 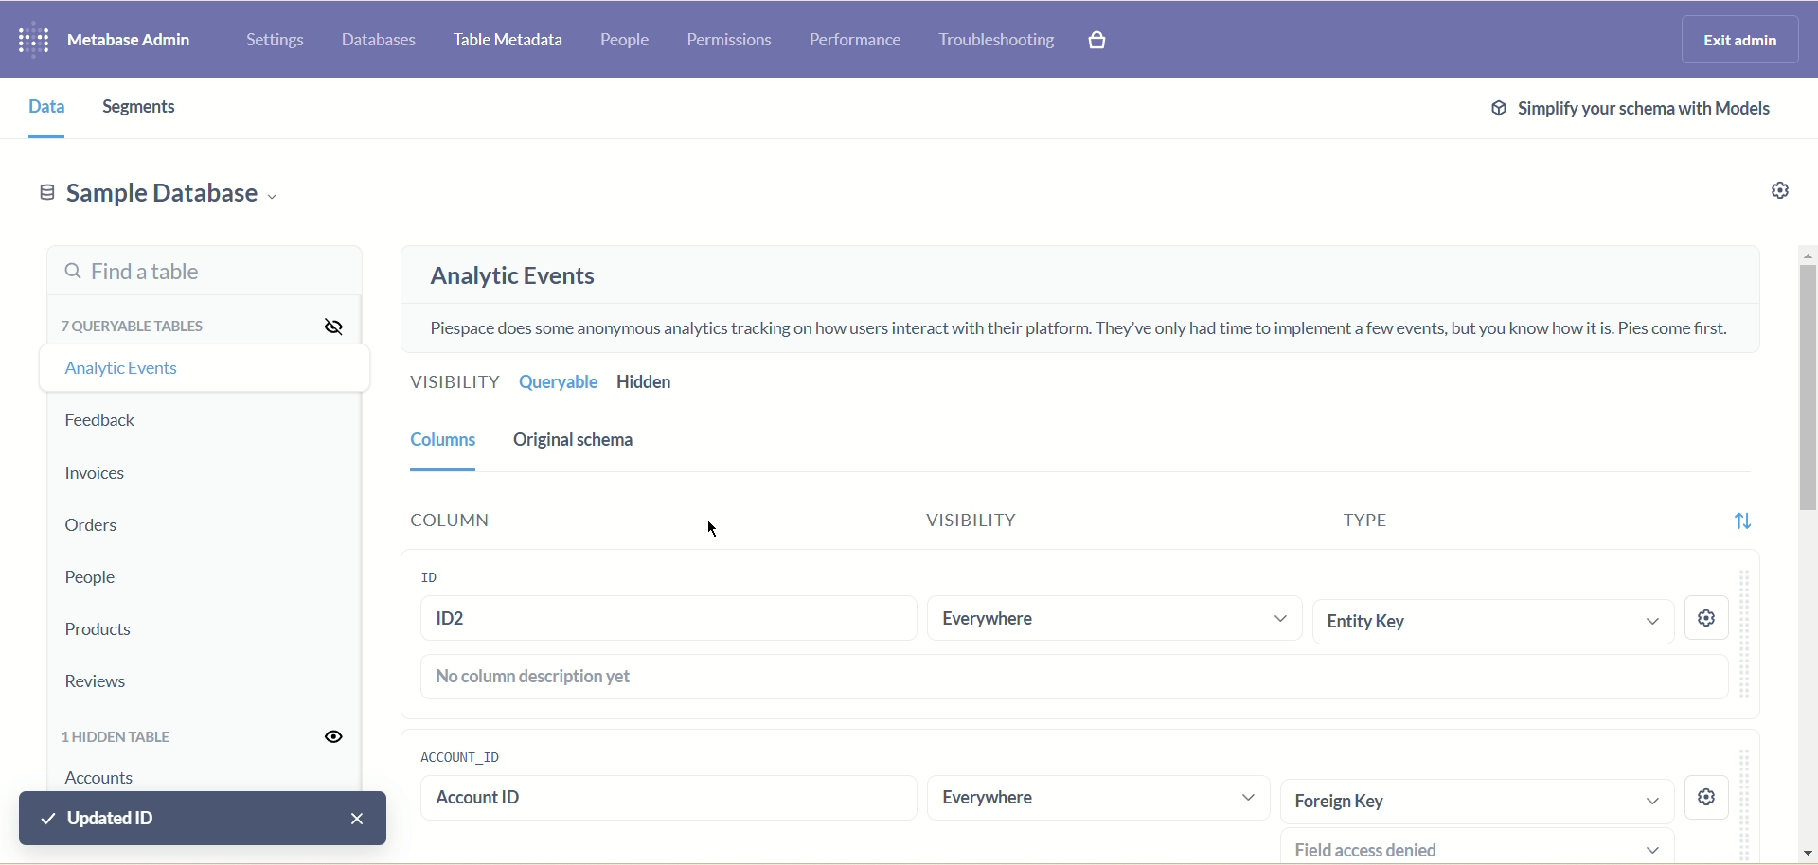 What do you see at coordinates (129, 325) in the screenshot?
I see `7 queryable tables` at bounding box center [129, 325].